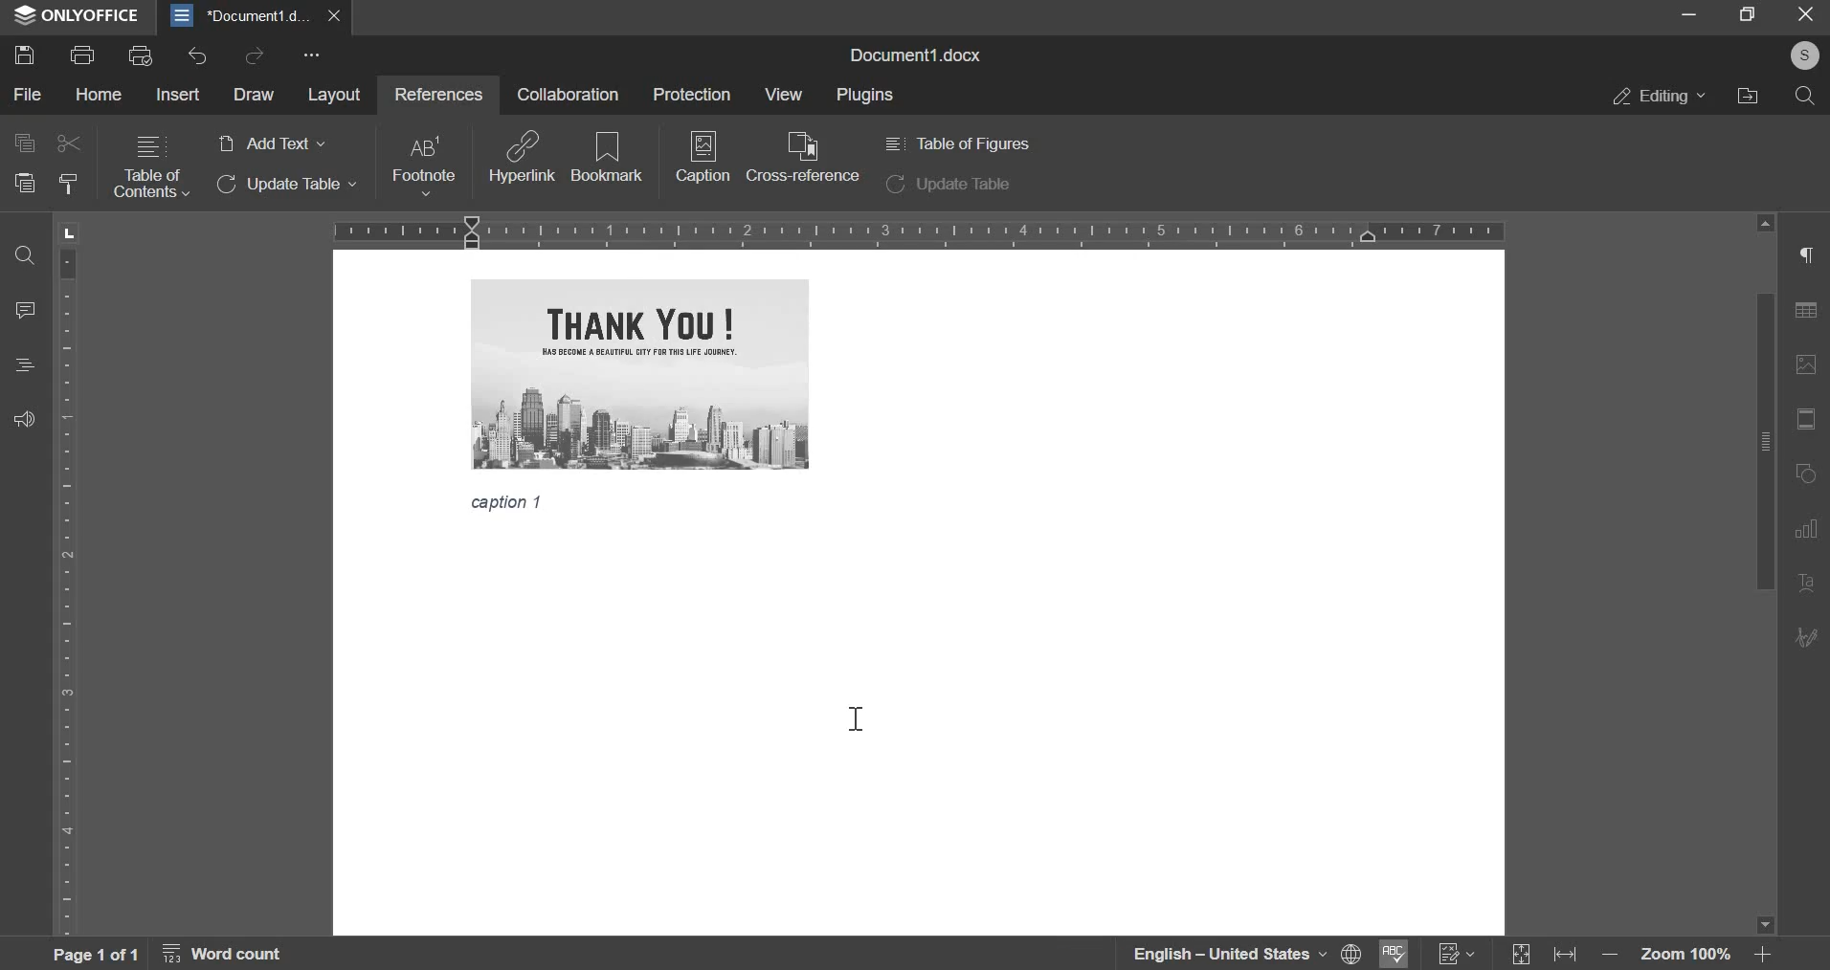  What do you see at coordinates (339, 15) in the screenshot?
I see `close` at bounding box center [339, 15].